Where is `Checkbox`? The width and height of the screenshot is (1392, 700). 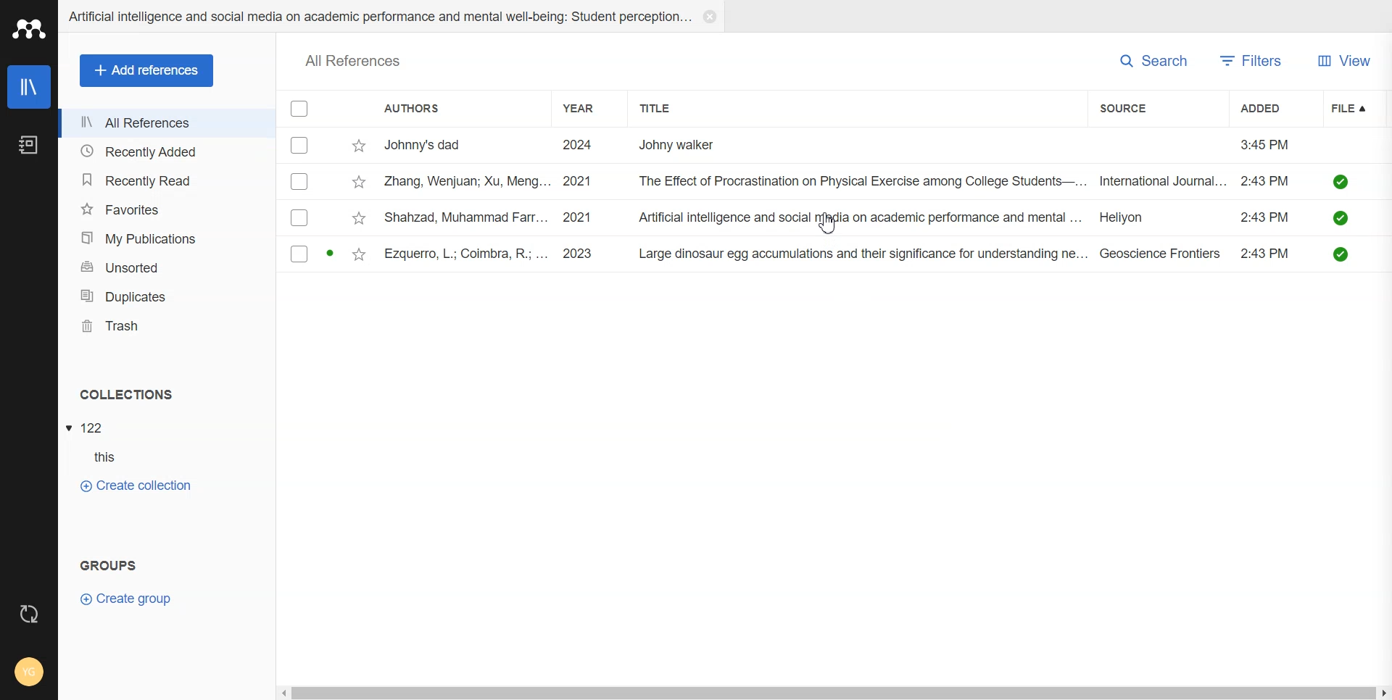
Checkbox is located at coordinates (299, 254).